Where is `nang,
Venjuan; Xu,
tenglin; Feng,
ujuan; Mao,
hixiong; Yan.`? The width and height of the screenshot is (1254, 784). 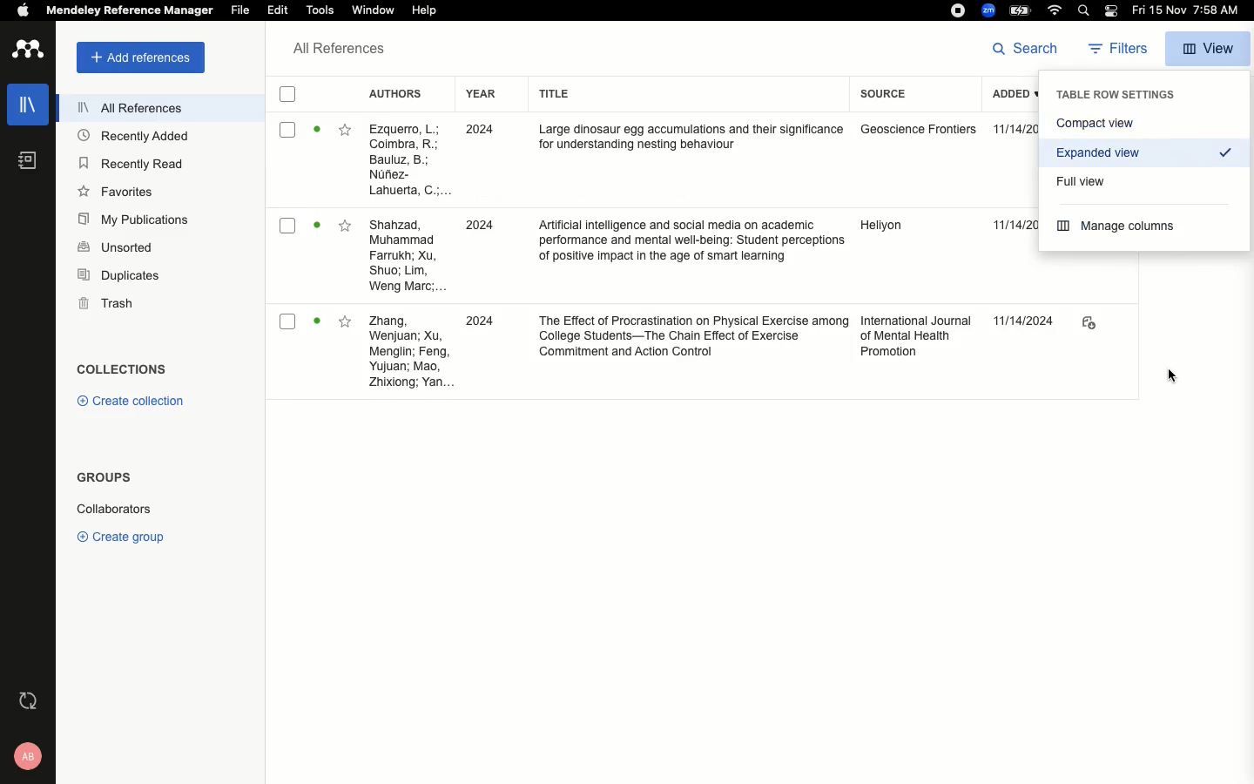
nang,
Venjuan; Xu,
tenglin; Feng,
ujuan; Mao,
hixiong; Yan. is located at coordinates (407, 352).